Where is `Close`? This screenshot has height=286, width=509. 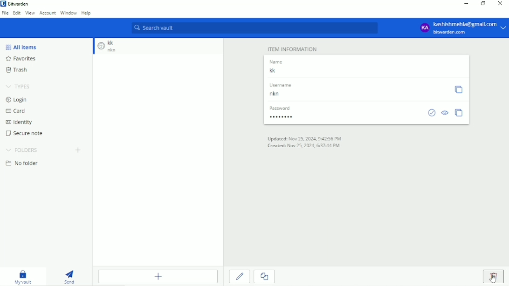 Close is located at coordinates (500, 4).